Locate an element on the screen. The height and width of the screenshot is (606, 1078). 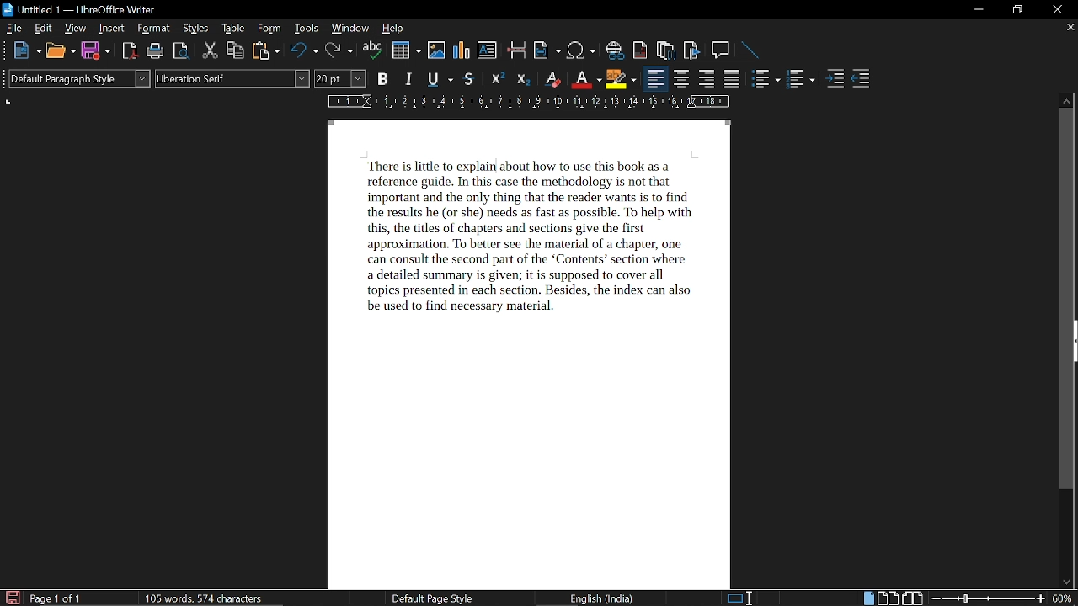
highlight is located at coordinates (620, 79).